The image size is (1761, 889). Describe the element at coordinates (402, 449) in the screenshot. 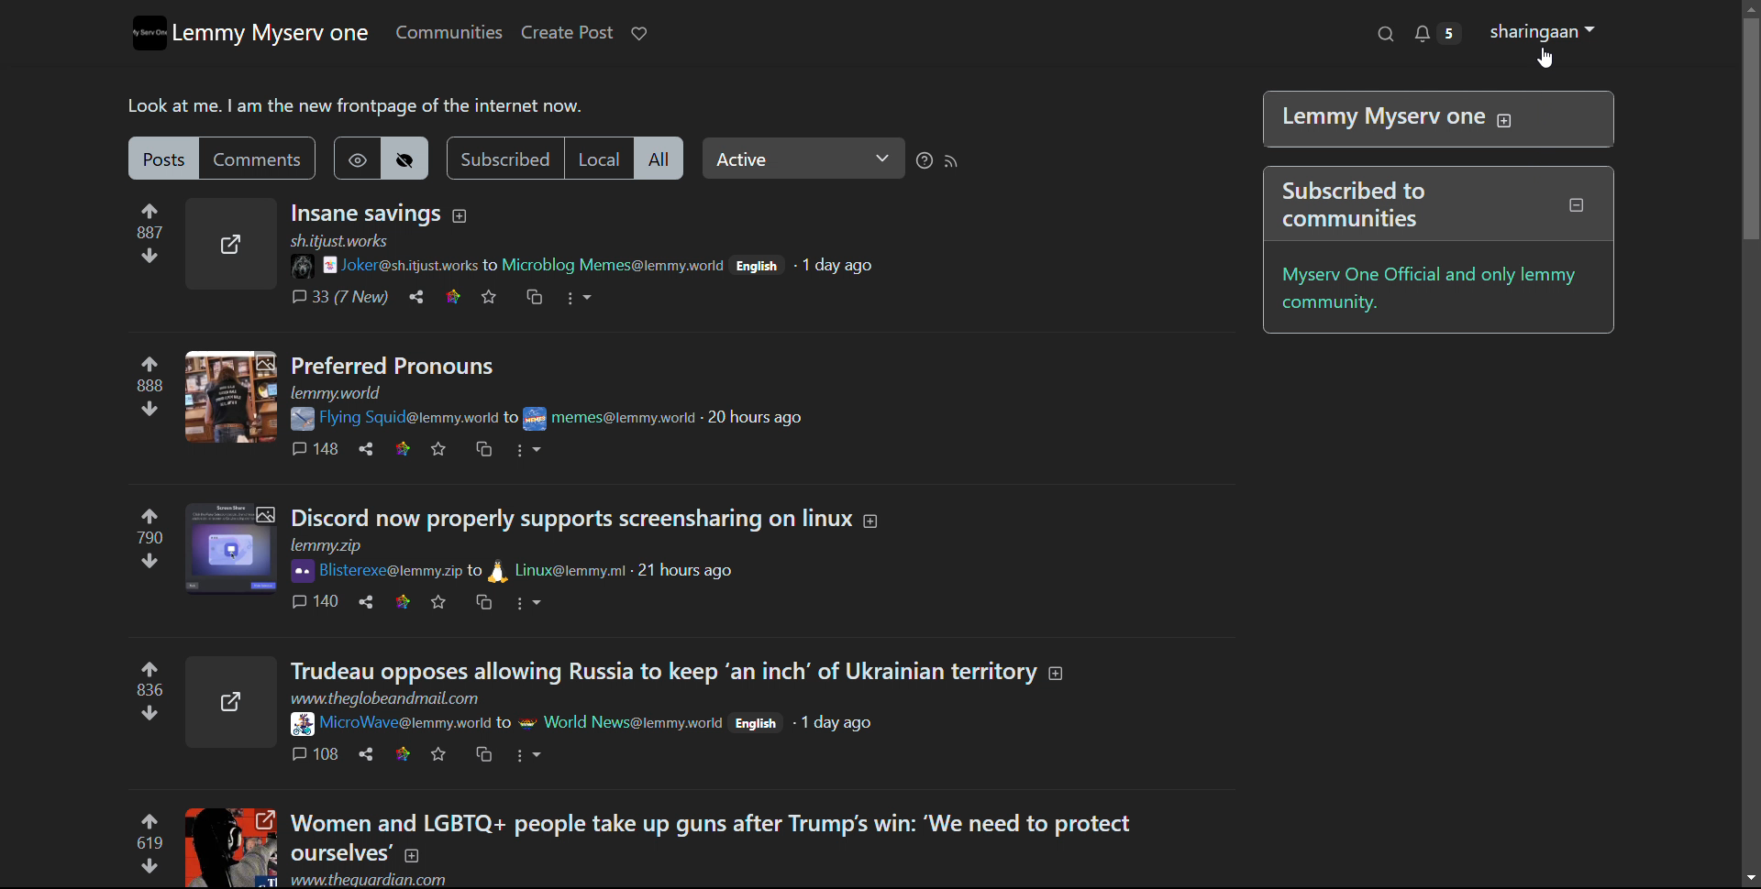

I see `link` at that location.